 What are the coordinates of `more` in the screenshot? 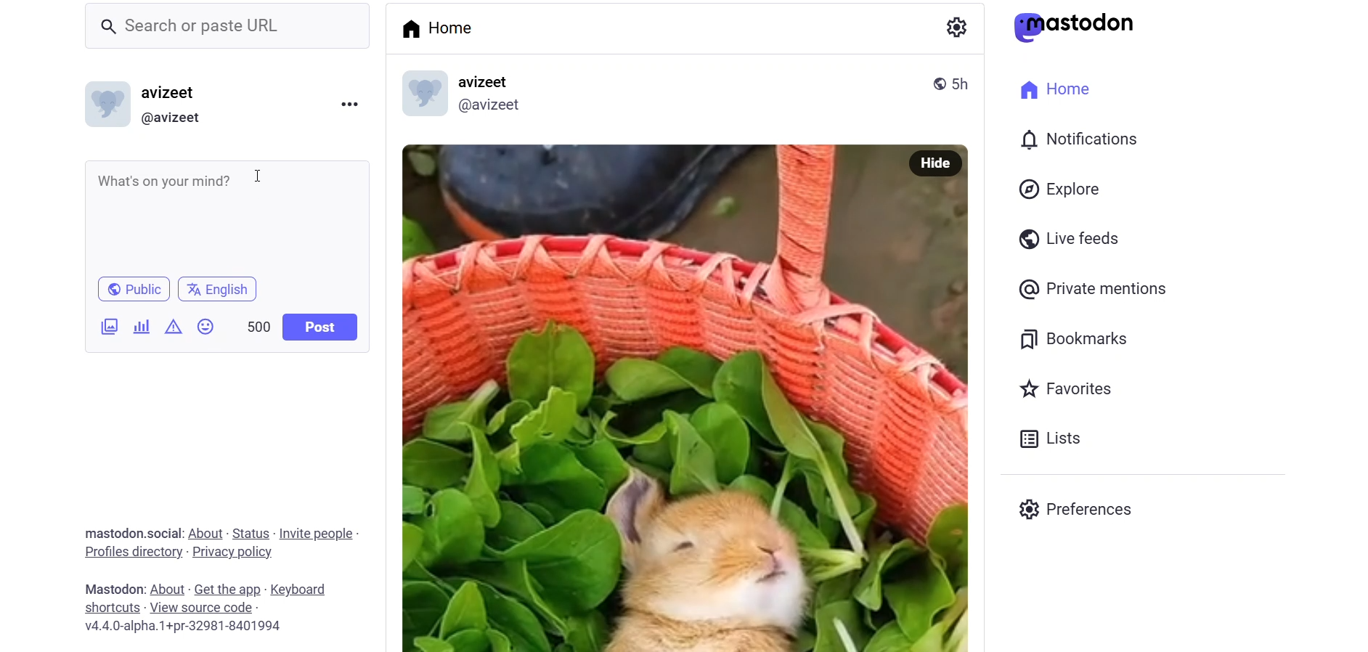 It's located at (356, 105).